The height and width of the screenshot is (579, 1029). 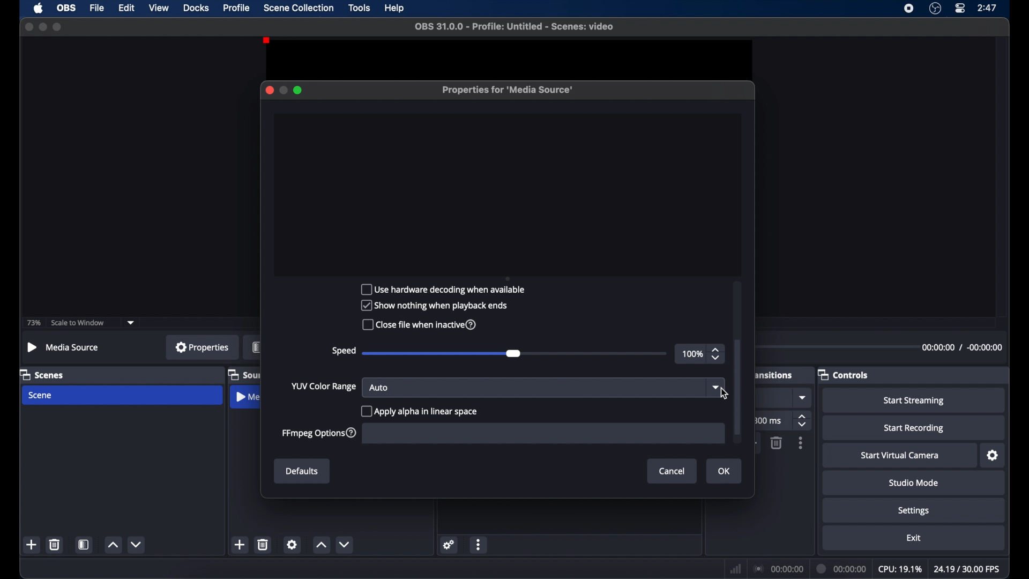 What do you see at coordinates (42, 375) in the screenshot?
I see `scenes` at bounding box center [42, 375].